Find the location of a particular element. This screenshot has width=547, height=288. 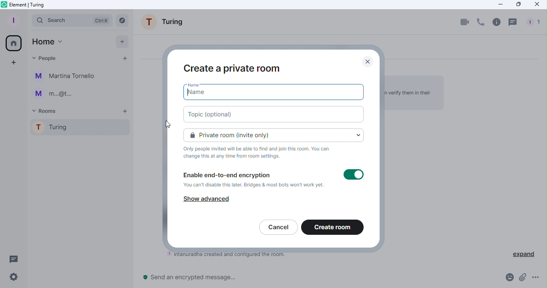

Private room is located at coordinates (276, 134).